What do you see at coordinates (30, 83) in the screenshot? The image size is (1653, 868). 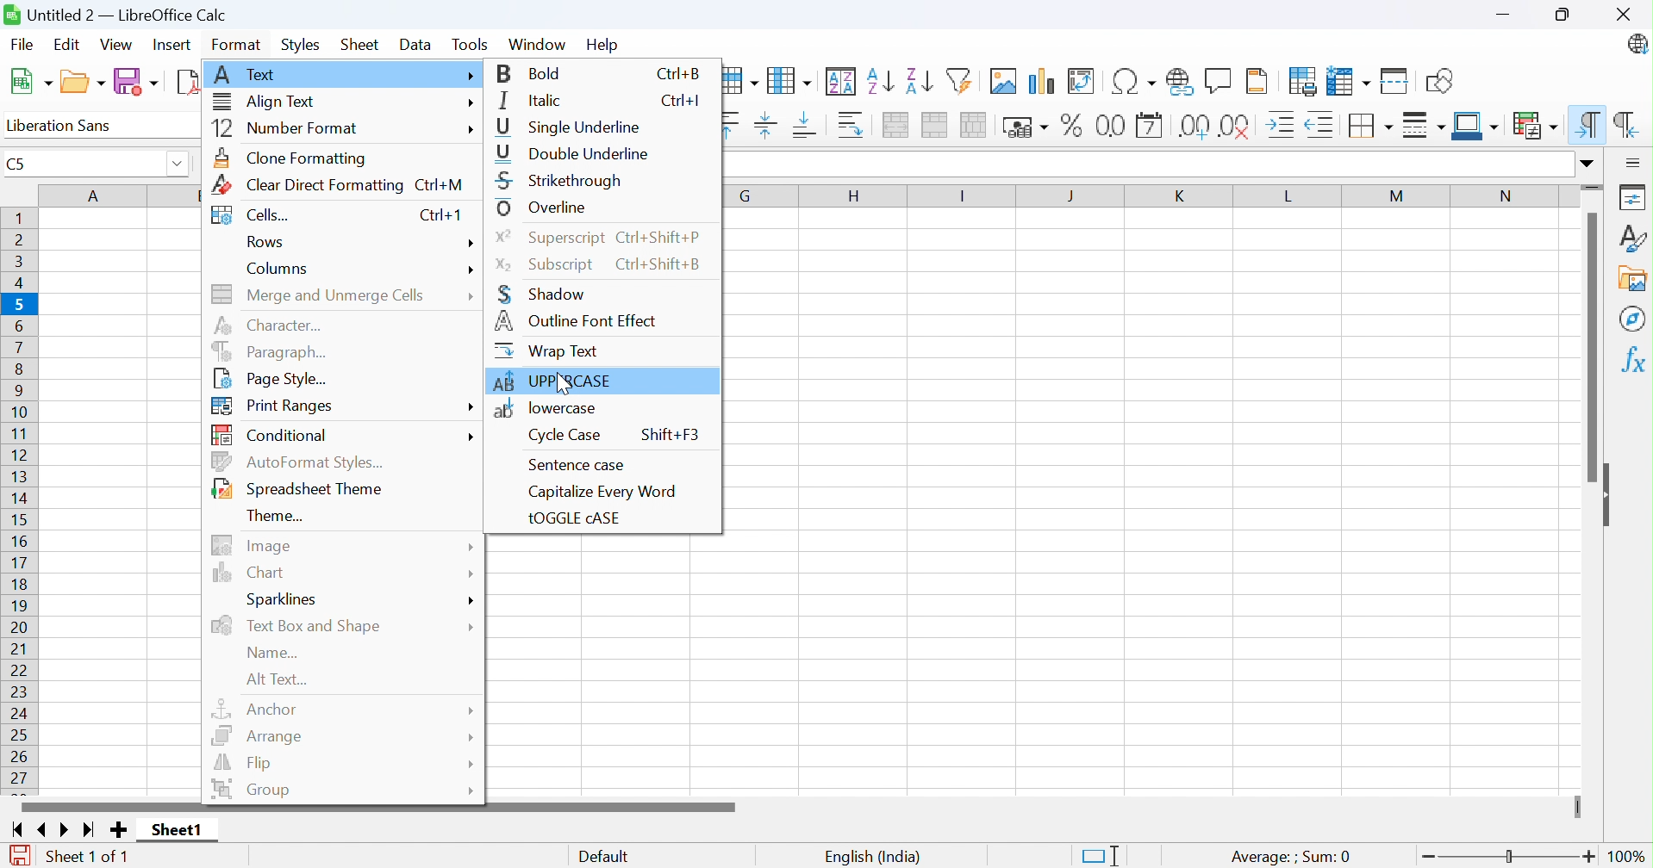 I see `New` at bounding box center [30, 83].